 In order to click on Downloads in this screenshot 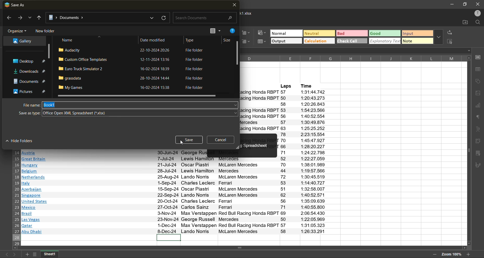, I will do `click(30, 71)`.